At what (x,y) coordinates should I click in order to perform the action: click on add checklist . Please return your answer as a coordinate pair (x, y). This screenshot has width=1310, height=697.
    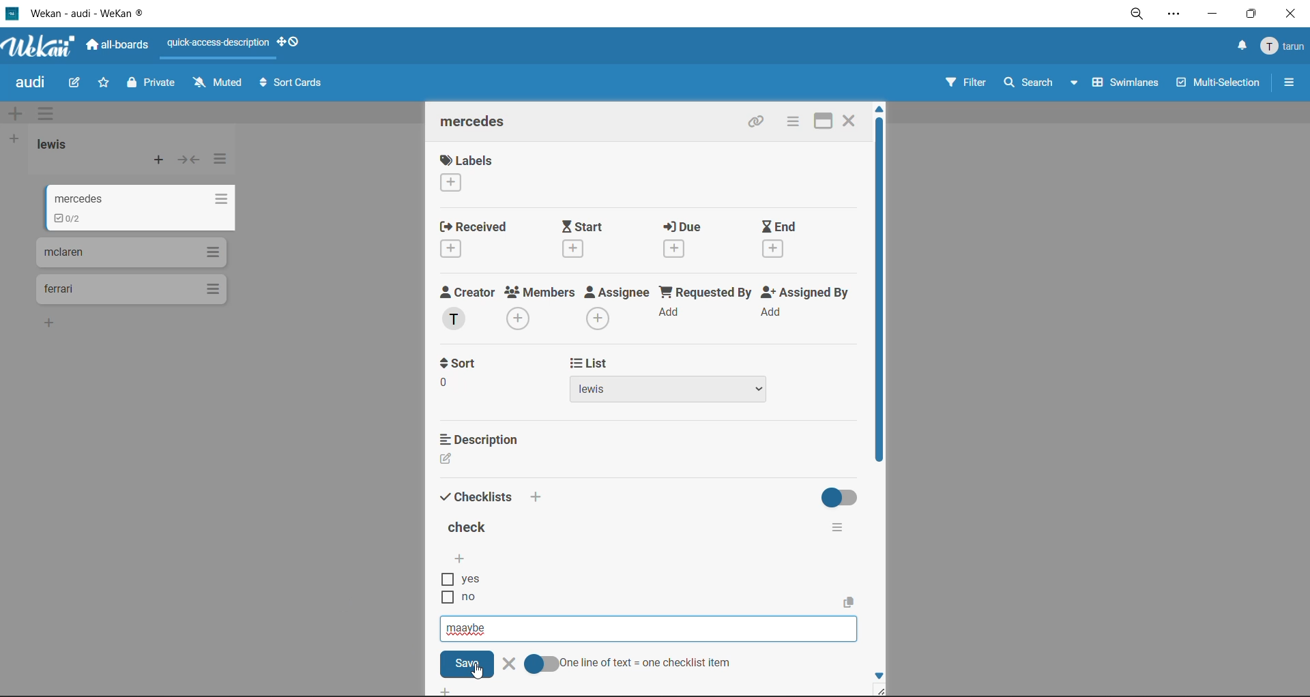
    Looking at the image, I should click on (463, 558).